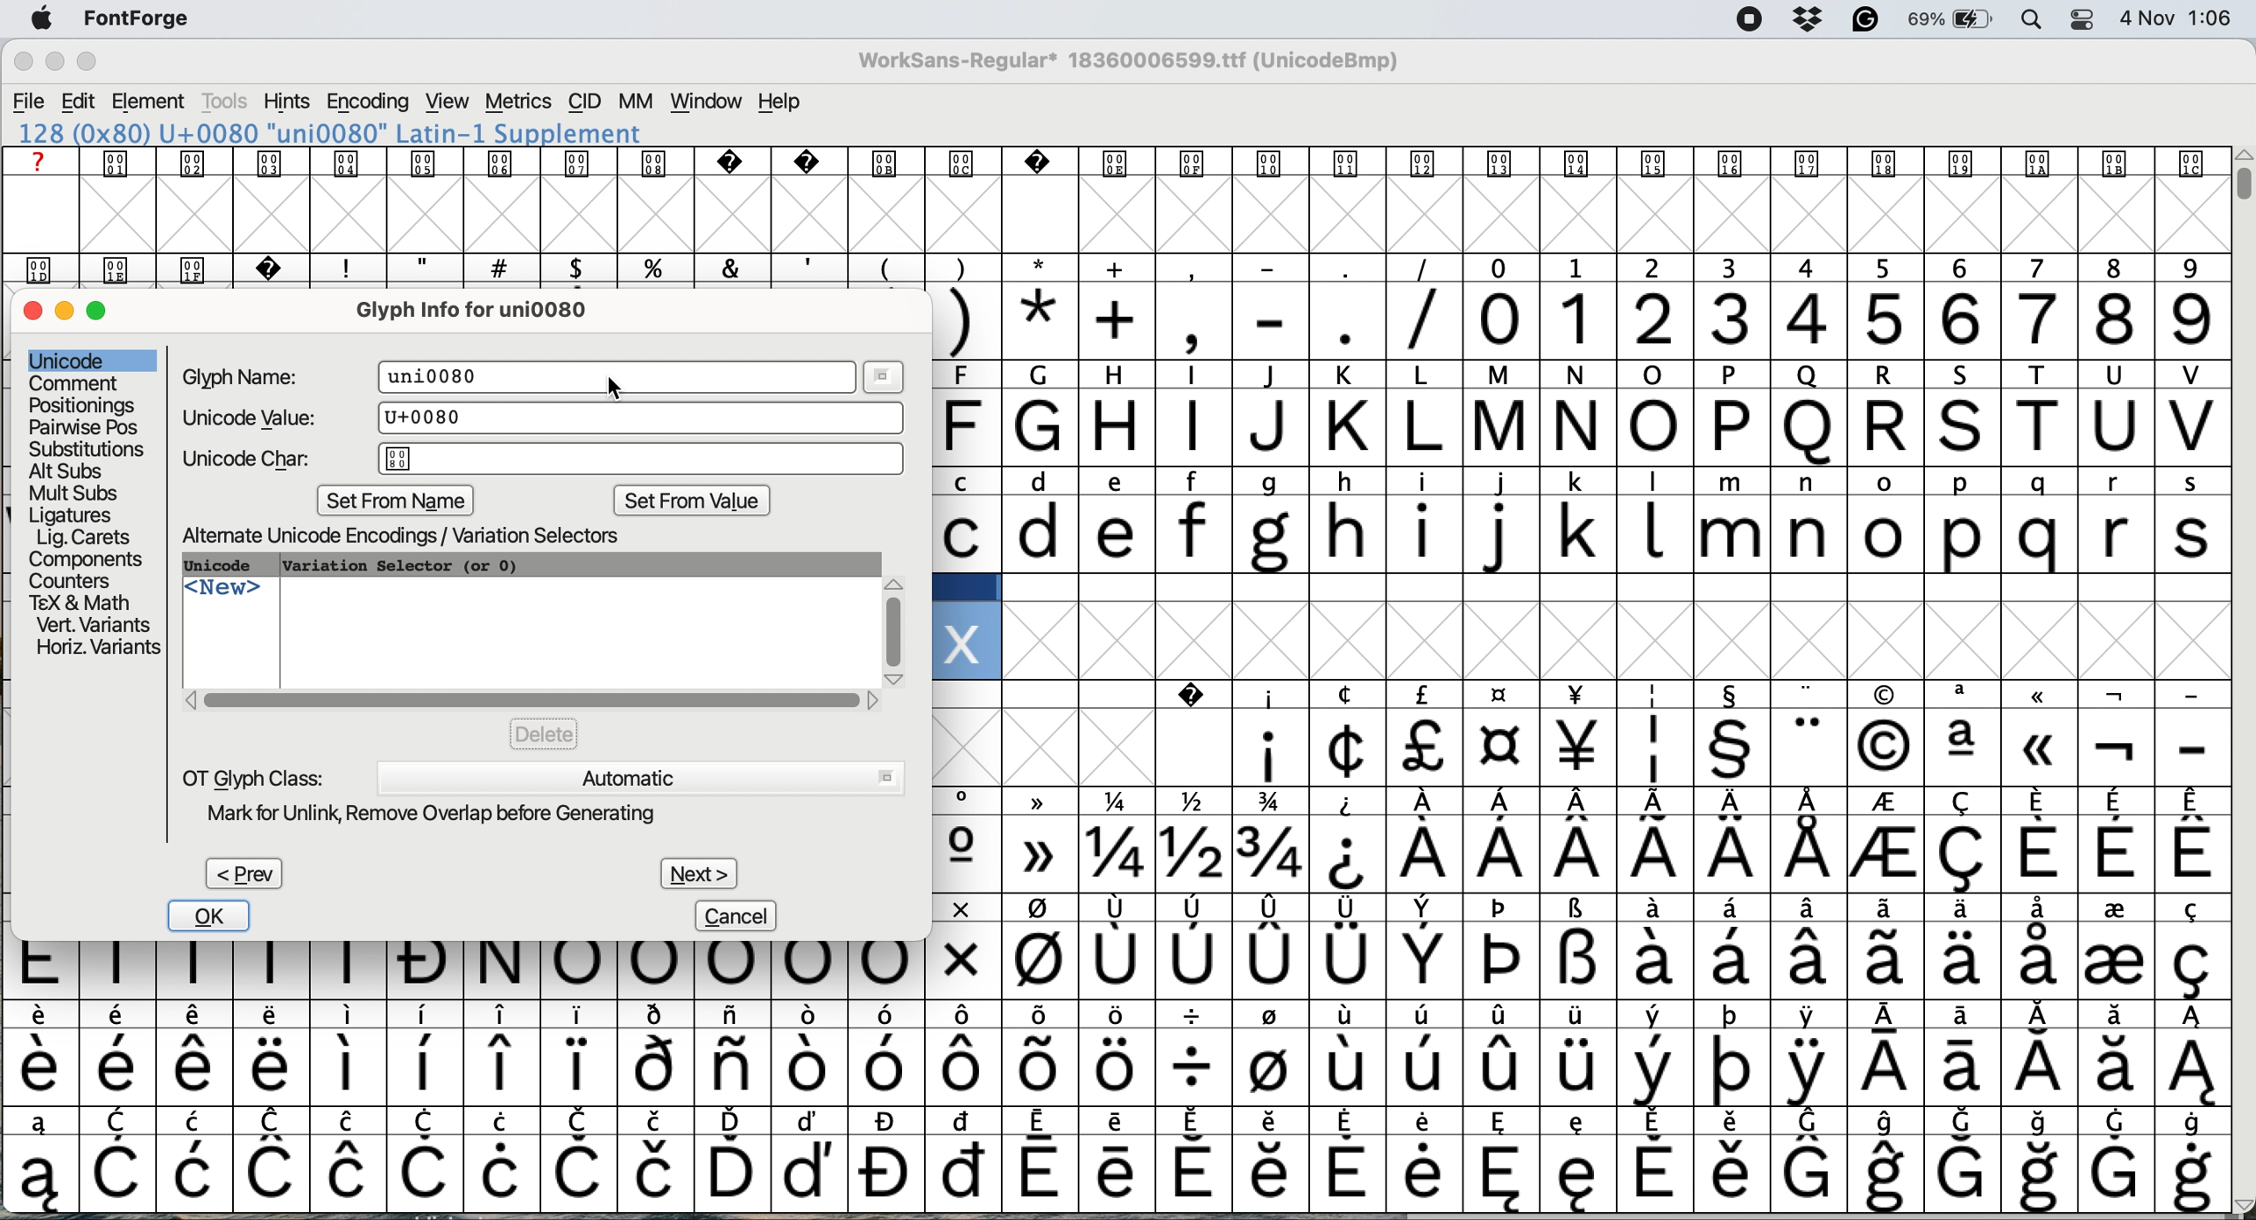 This screenshot has width=2256, height=1220. Describe the element at coordinates (254, 776) in the screenshot. I see `ot glyph class` at that location.